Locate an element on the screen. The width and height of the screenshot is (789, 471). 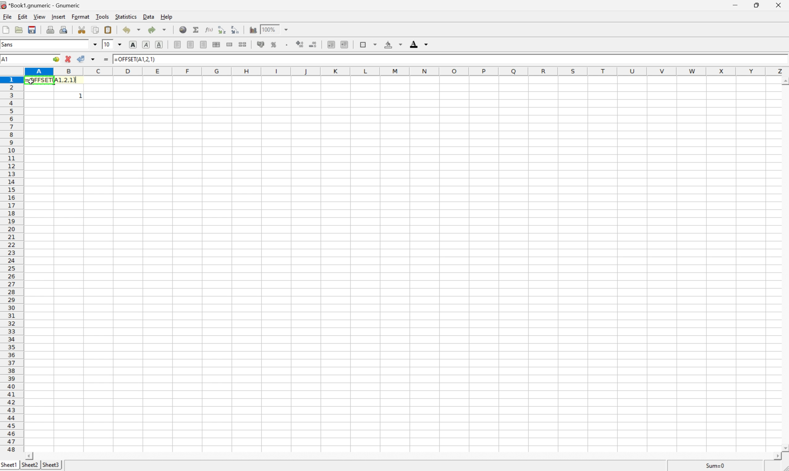
paste is located at coordinates (109, 30).